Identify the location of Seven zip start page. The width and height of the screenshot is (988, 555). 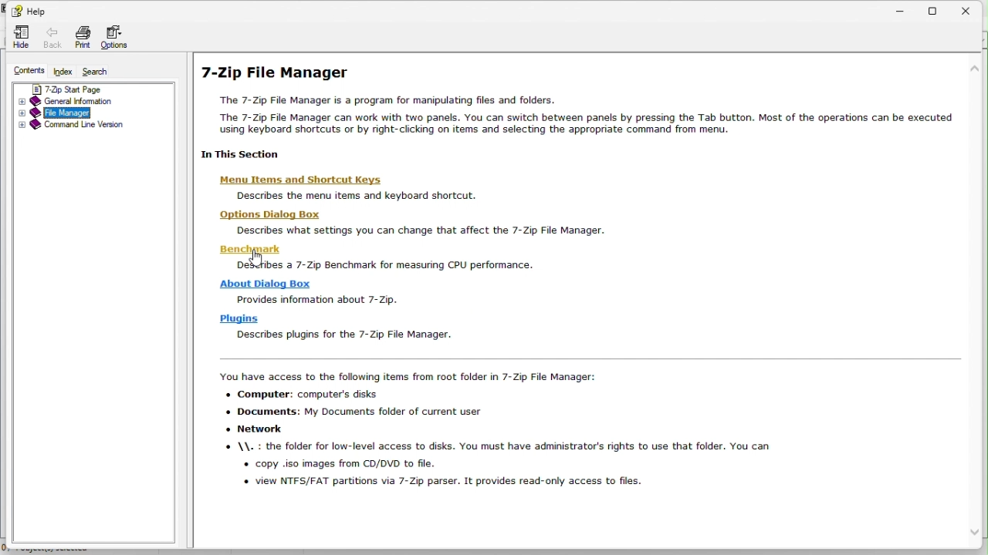
(92, 87).